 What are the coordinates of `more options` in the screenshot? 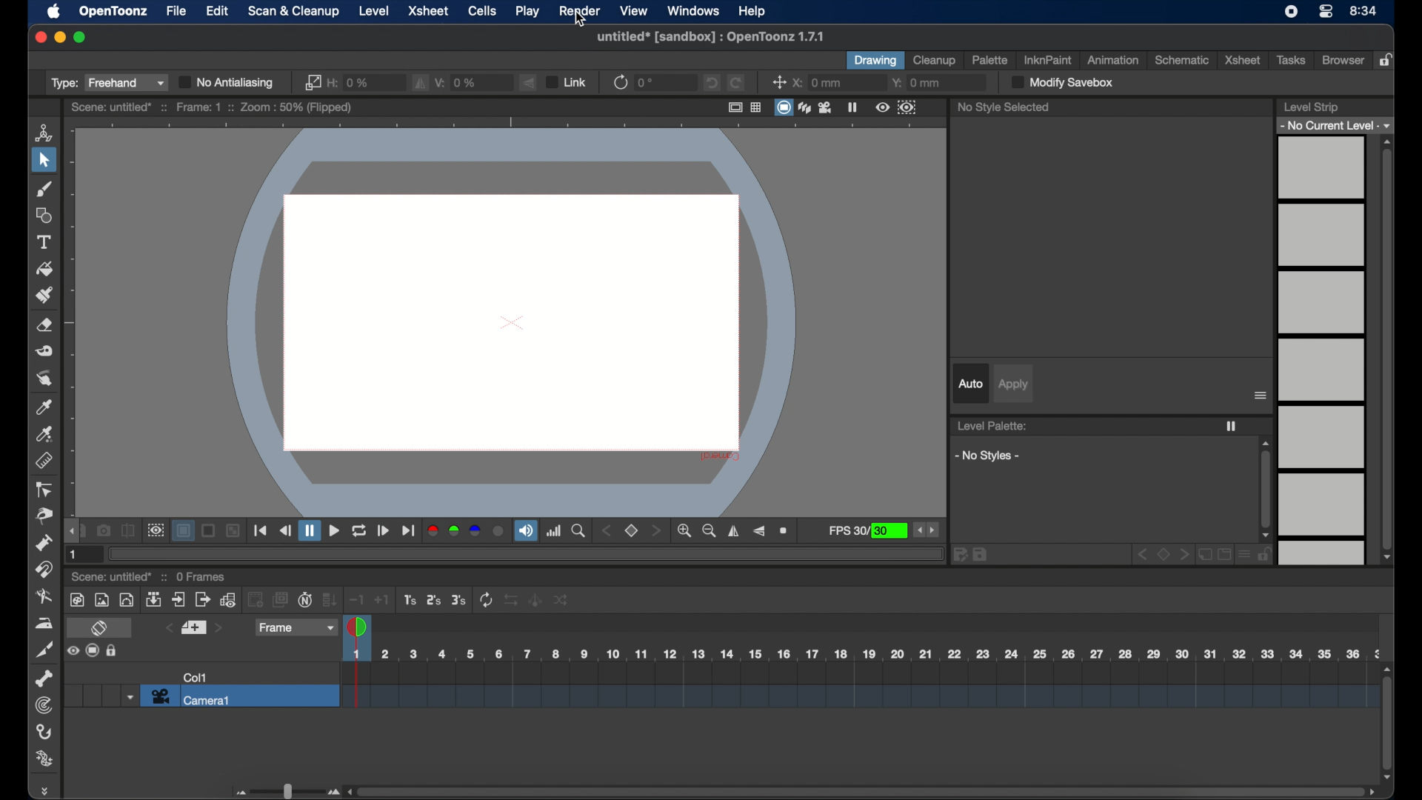 It's located at (1261, 396).